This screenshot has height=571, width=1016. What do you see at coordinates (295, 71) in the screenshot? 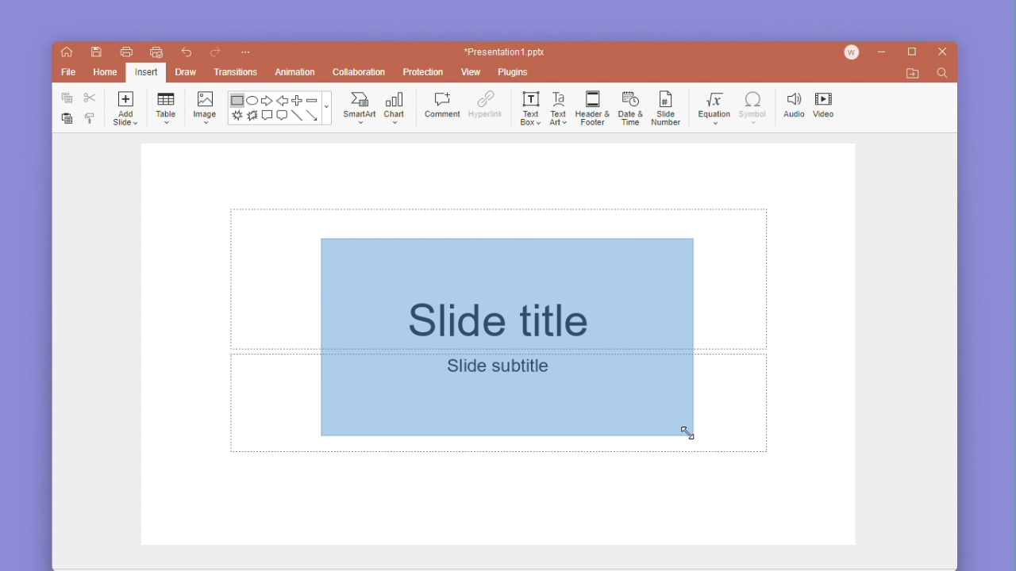
I see `animation` at bounding box center [295, 71].